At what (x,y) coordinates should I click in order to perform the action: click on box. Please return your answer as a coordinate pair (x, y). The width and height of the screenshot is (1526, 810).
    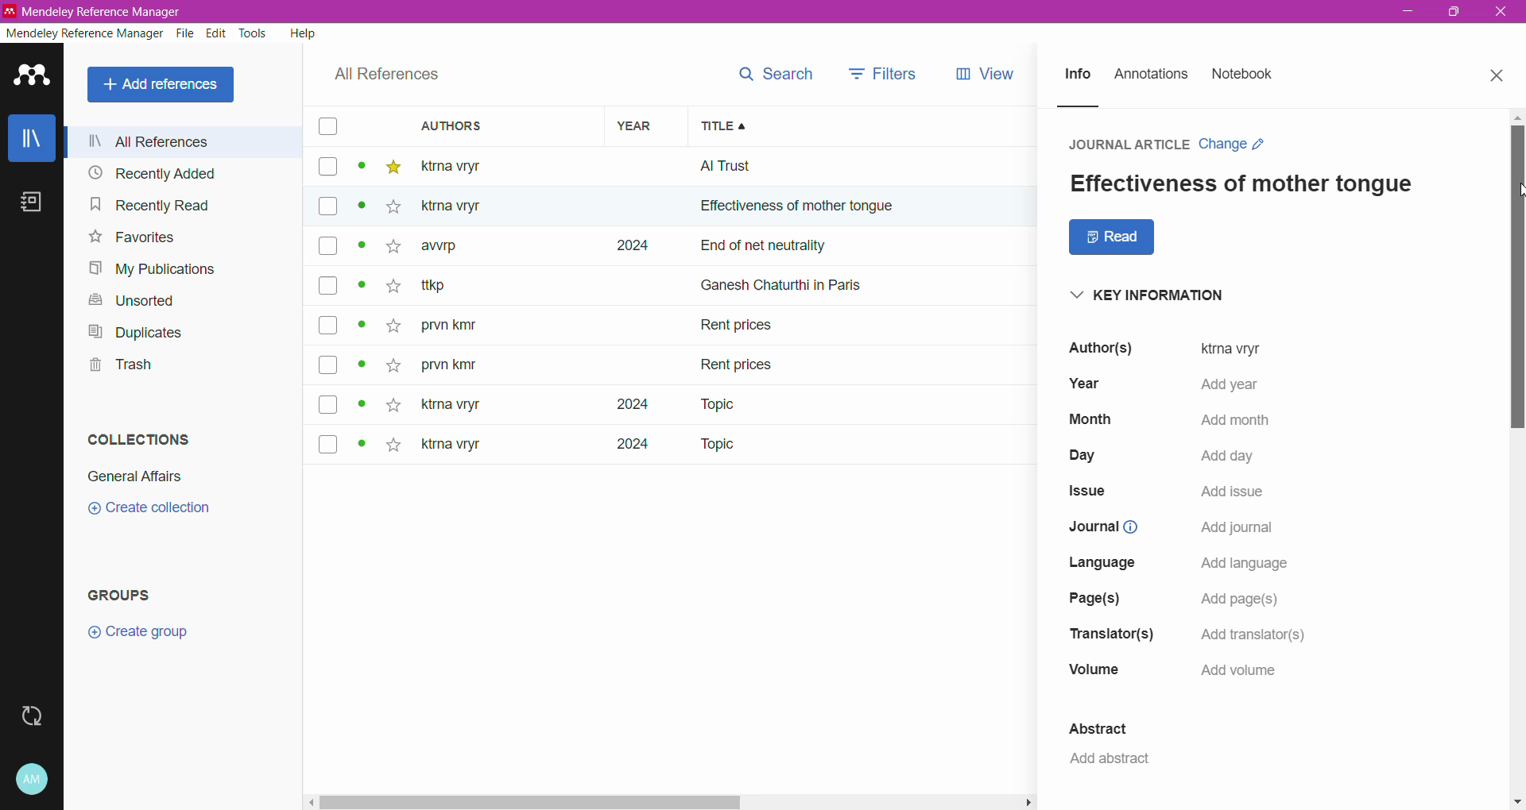
    Looking at the image, I should click on (329, 366).